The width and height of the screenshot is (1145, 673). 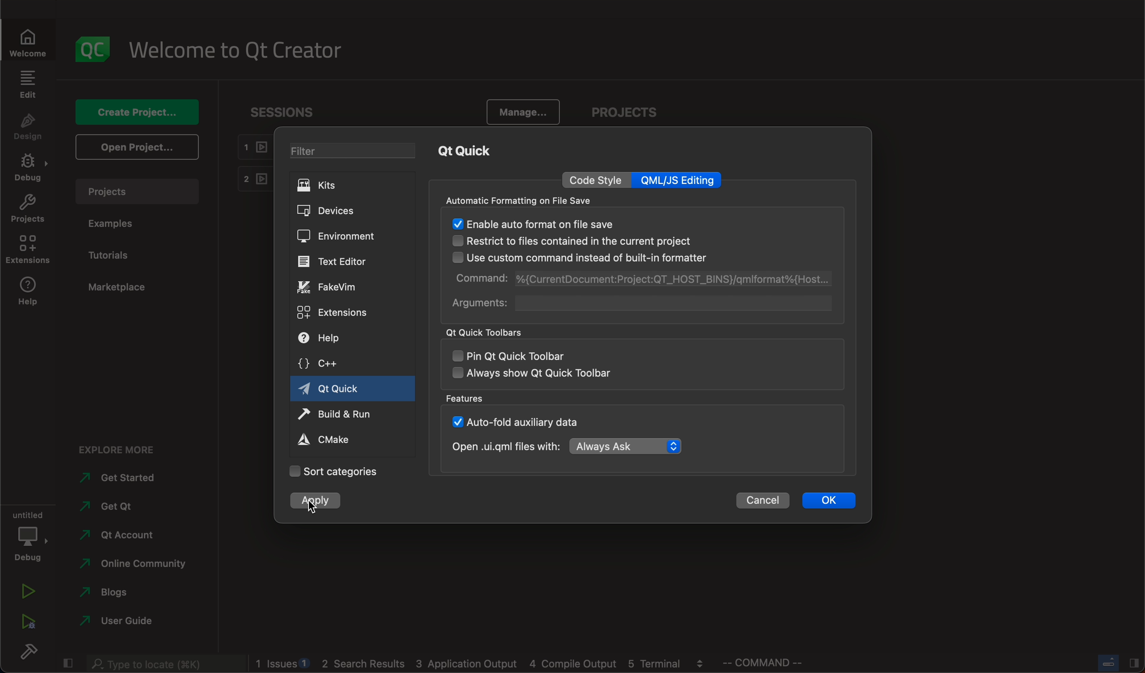 I want to click on tutorials, so click(x=113, y=253).